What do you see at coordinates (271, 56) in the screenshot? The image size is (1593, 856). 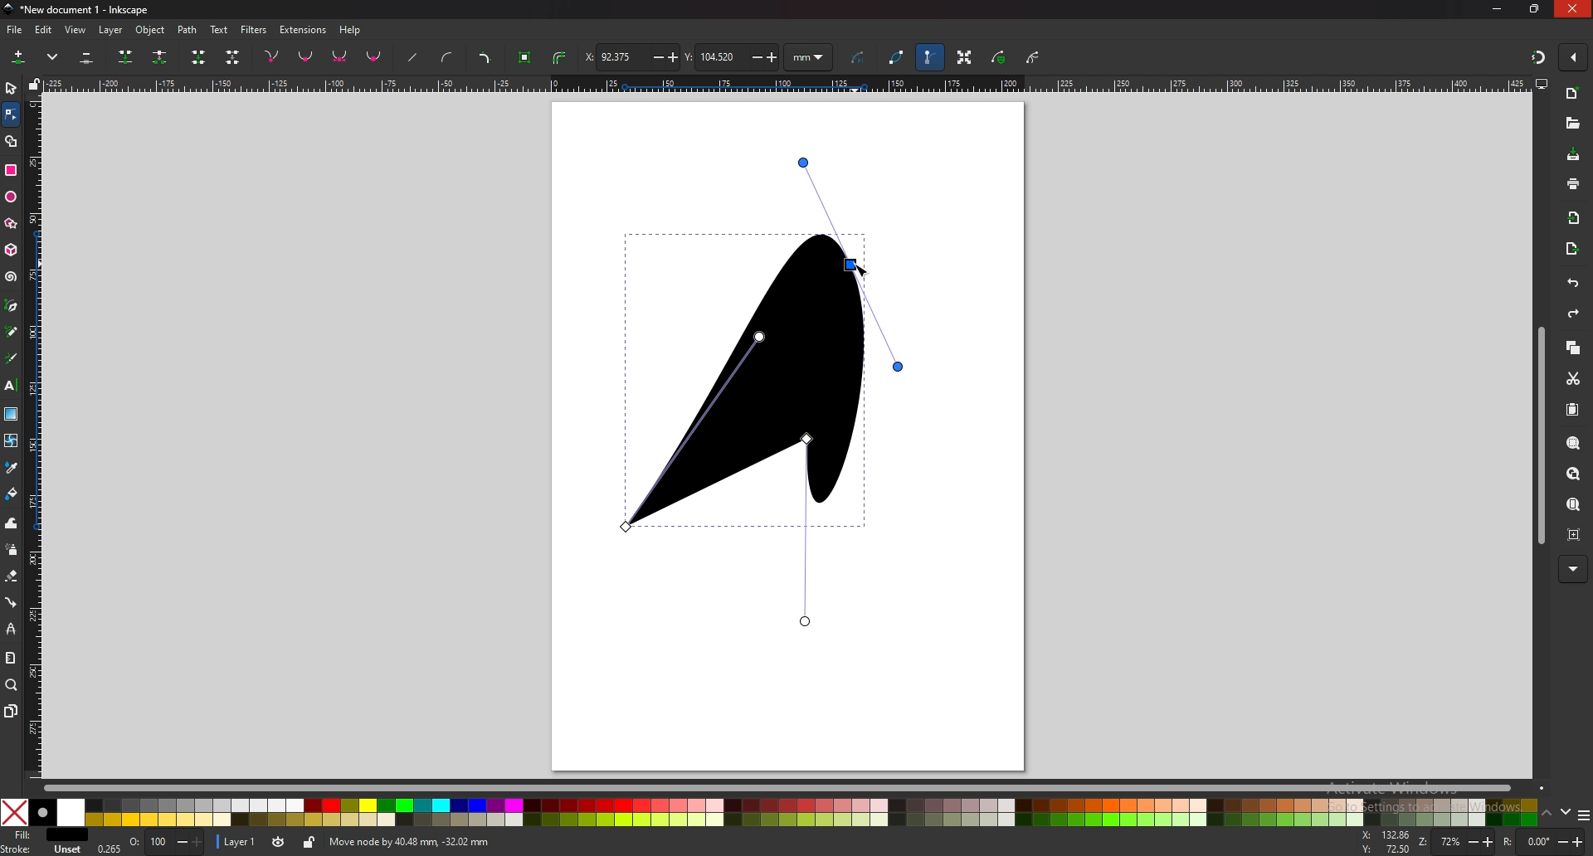 I see `nodes corner` at bounding box center [271, 56].